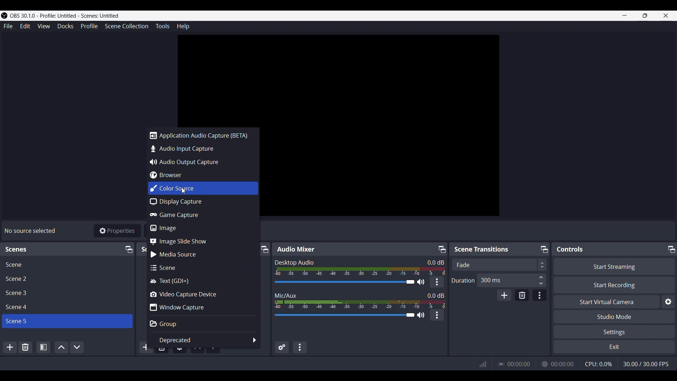 The height and width of the screenshot is (381, 677). I want to click on Text, so click(31, 231).